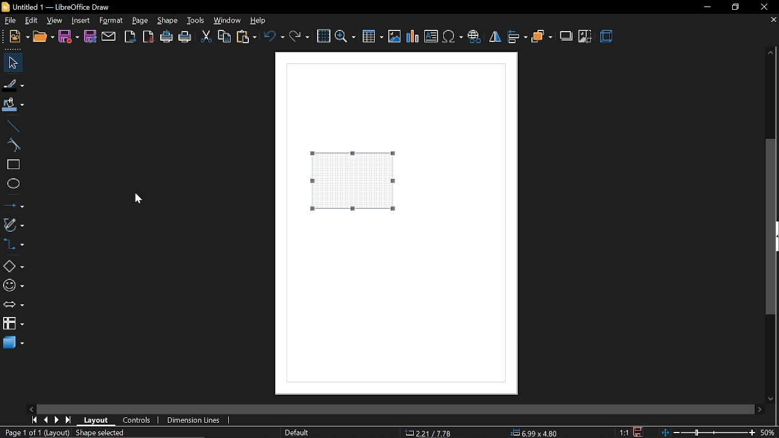 The image size is (779, 438). I want to click on restore down, so click(736, 7).